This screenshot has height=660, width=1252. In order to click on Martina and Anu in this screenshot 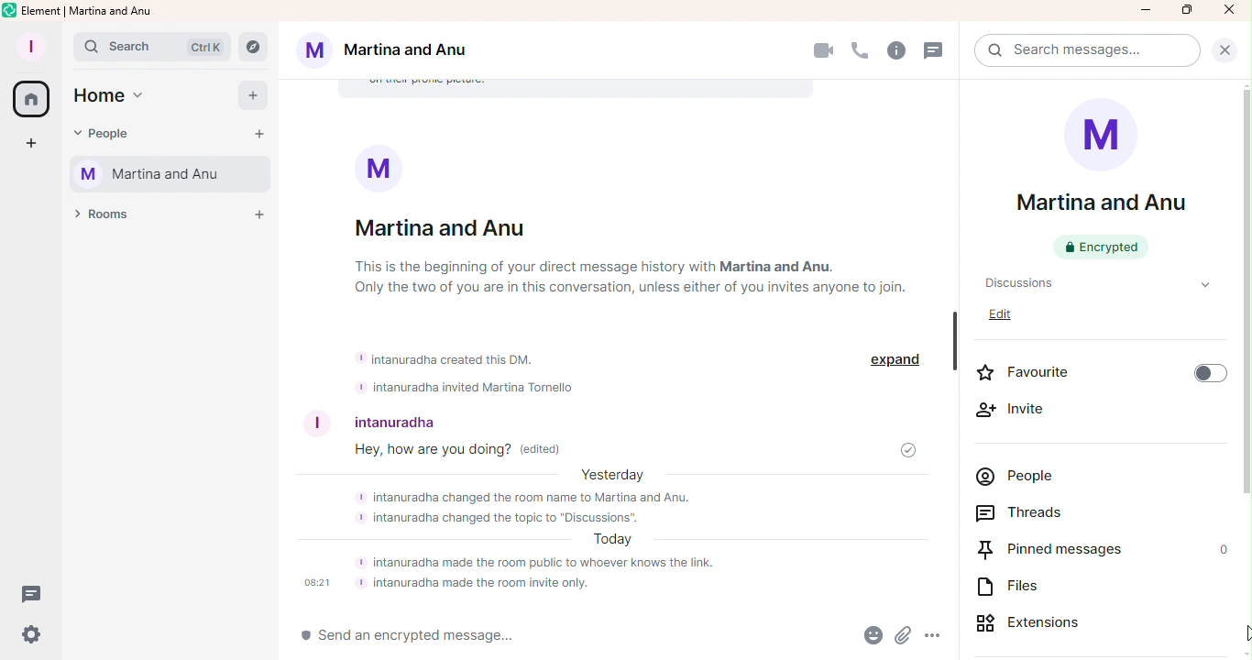, I will do `click(171, 174)`.